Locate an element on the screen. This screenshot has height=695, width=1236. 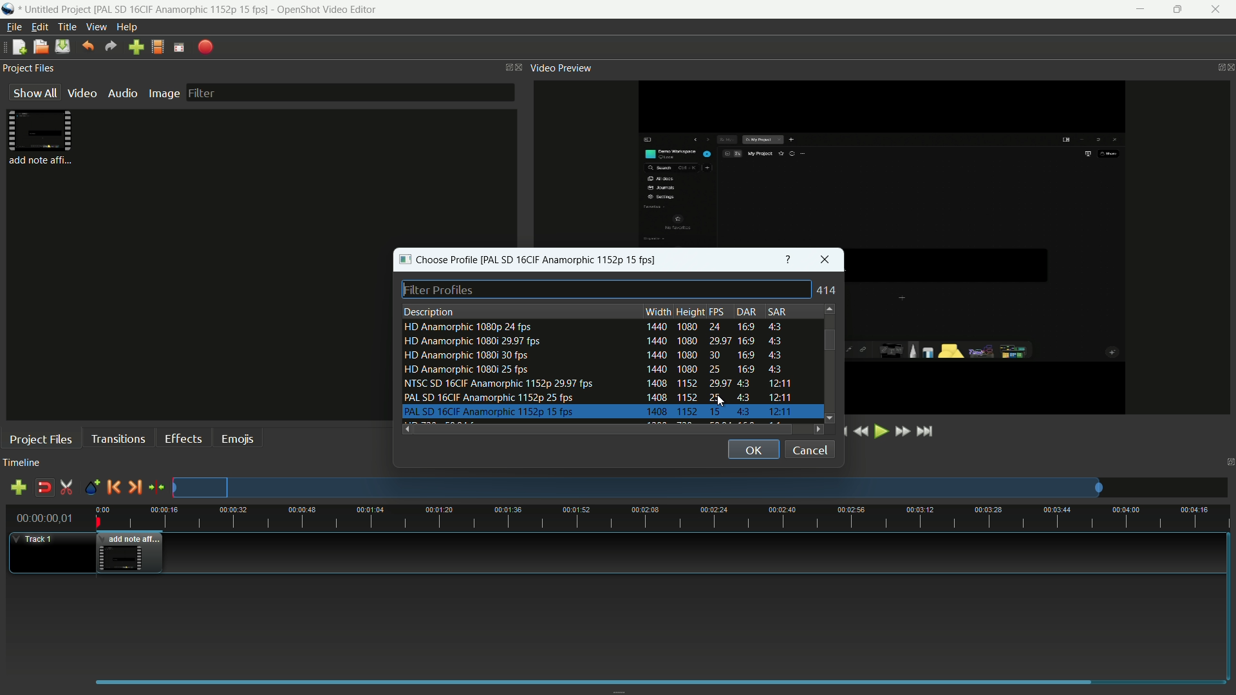
time is located at coordinates (669, 517).